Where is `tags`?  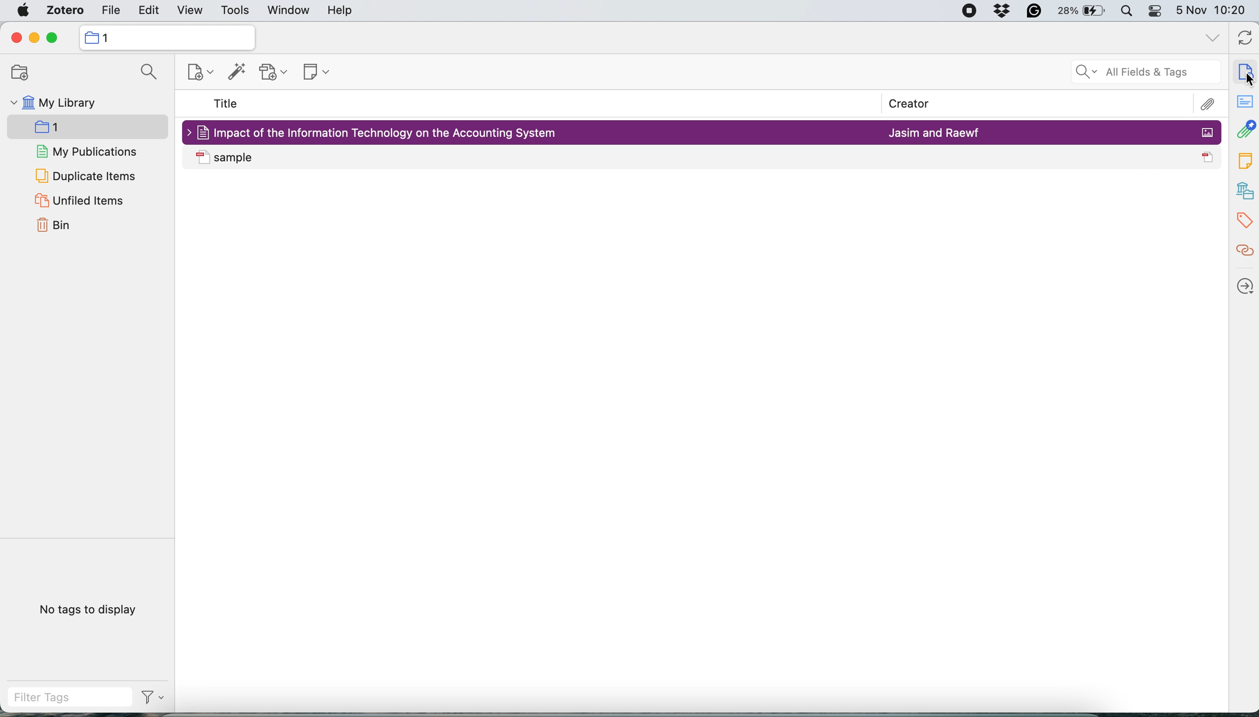 tags is located at coordinates (1244, 222).